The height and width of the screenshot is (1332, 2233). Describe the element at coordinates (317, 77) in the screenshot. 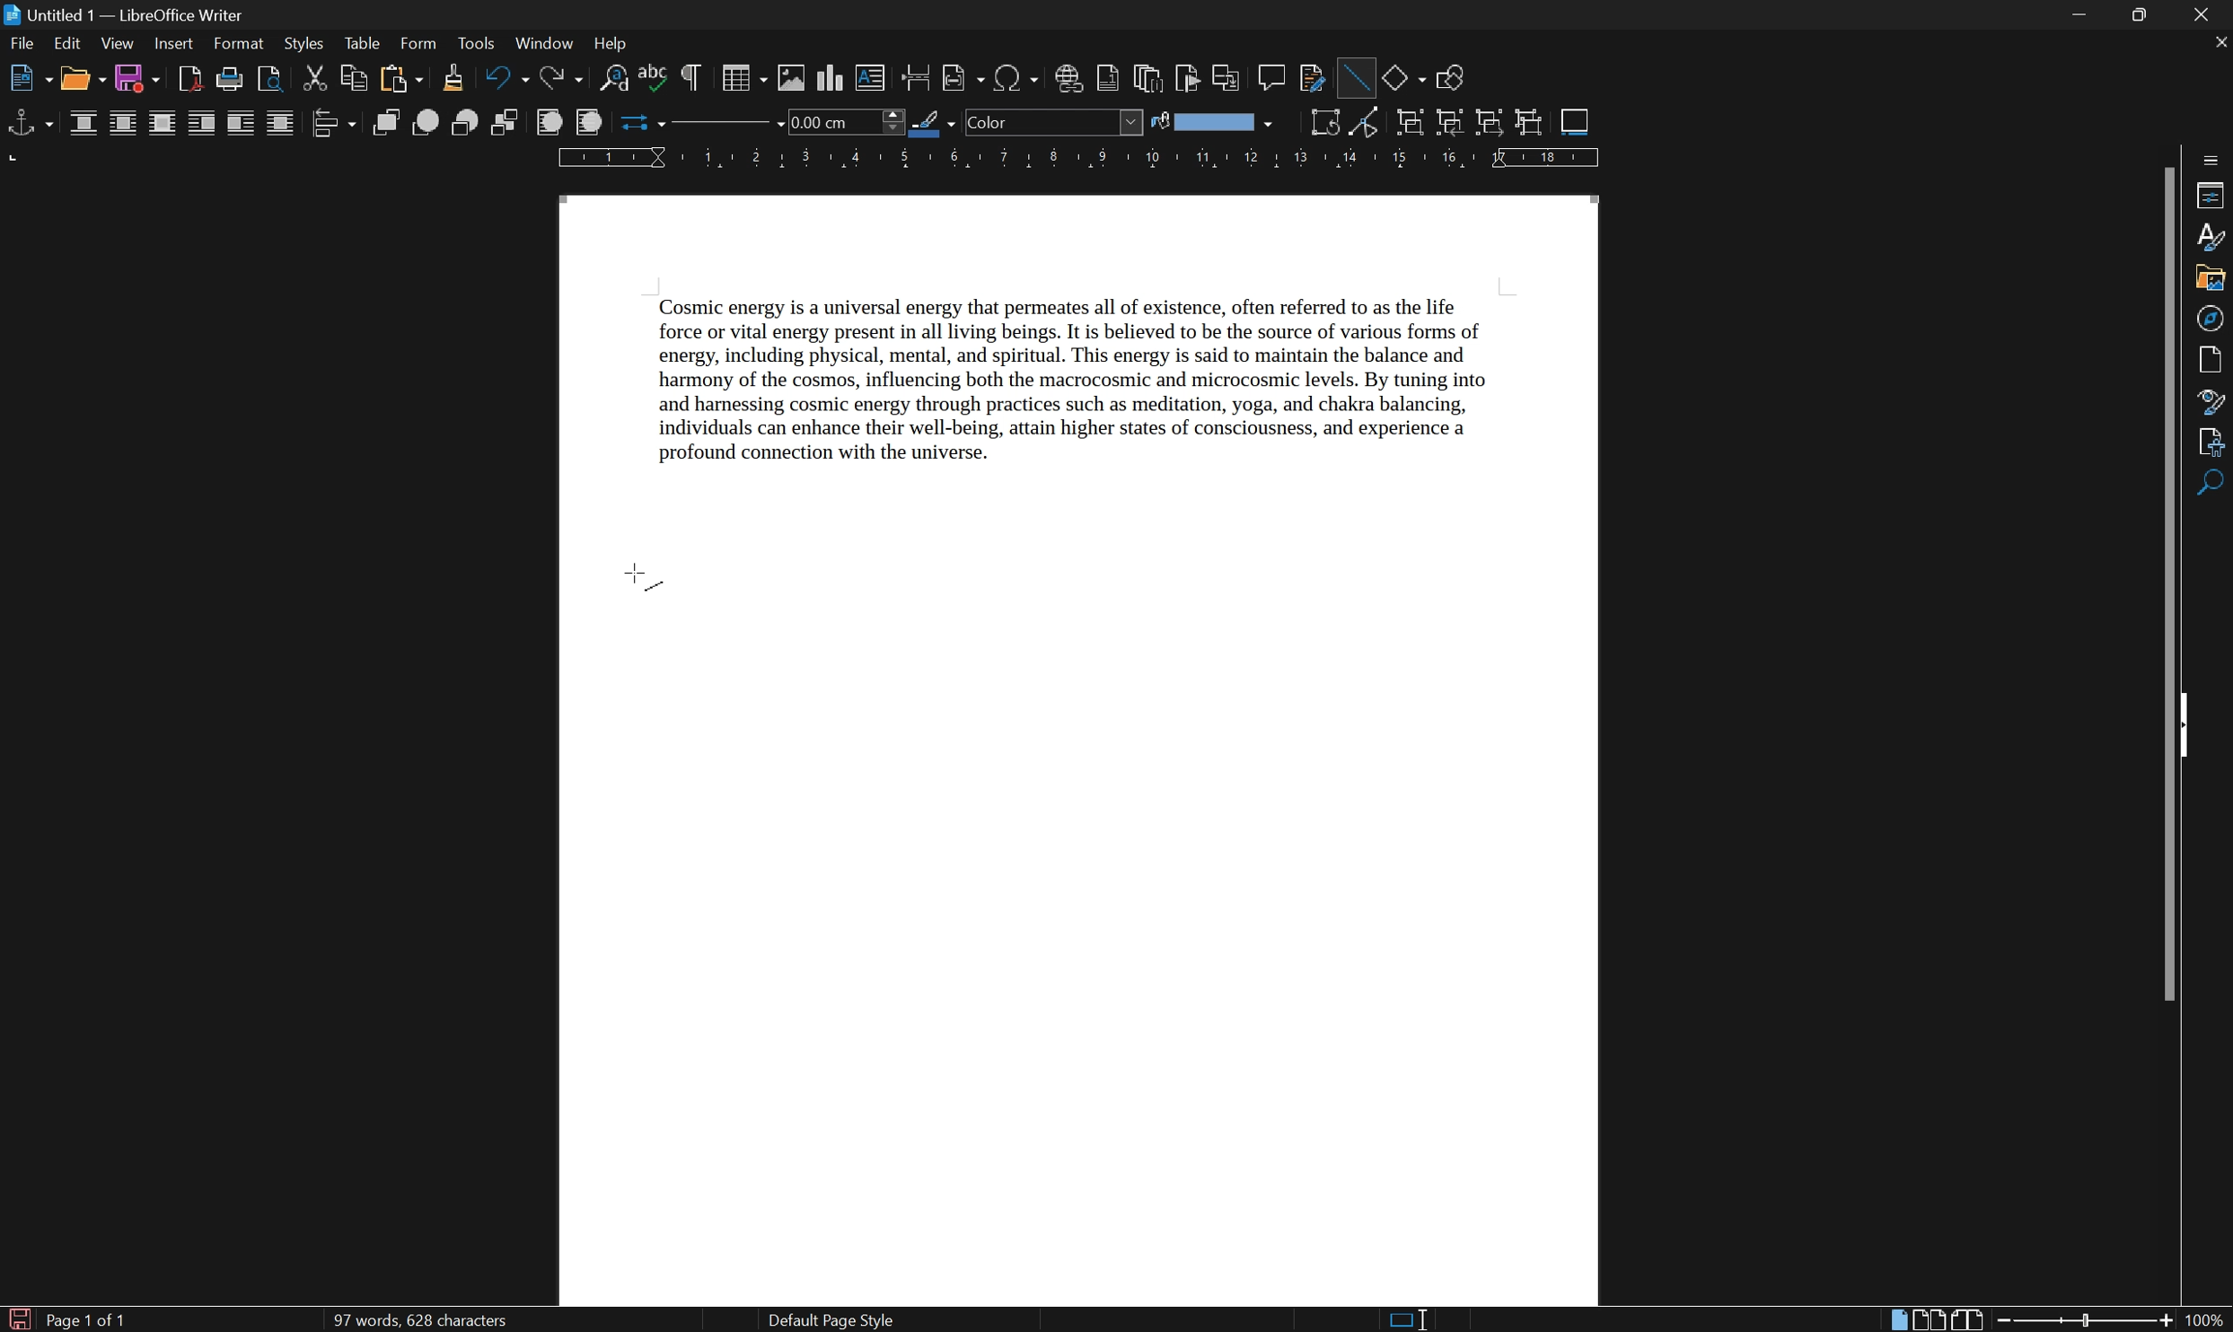

I see `cut` at that location.